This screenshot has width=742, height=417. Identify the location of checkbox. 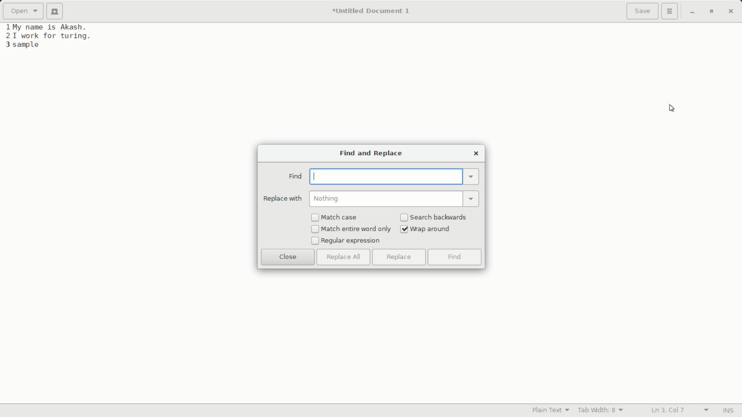
(404, 218).